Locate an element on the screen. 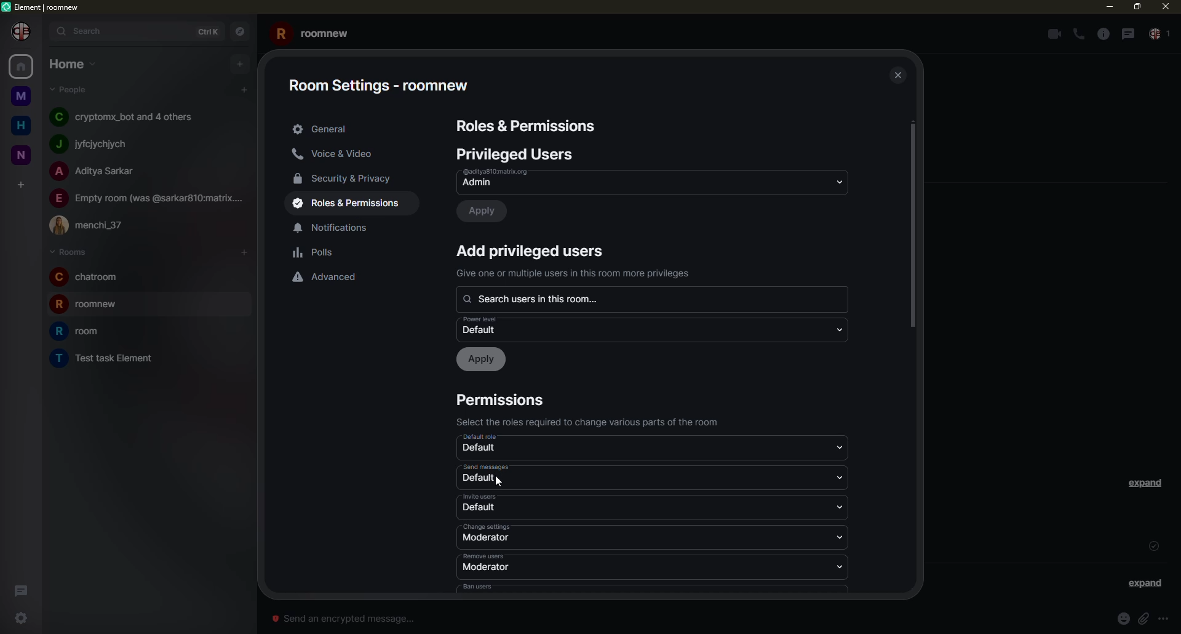 This screenshot has height=634, width=1181. drop is located at coordinates (838, 329).